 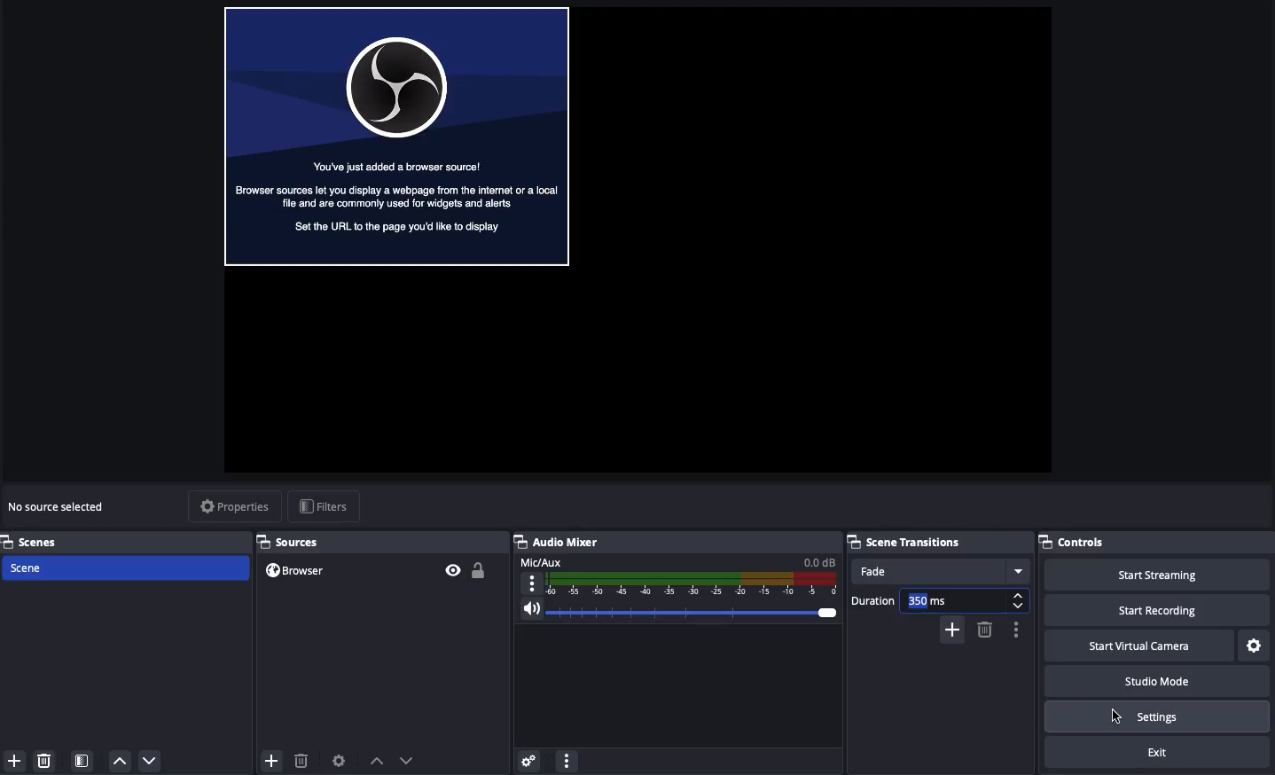 I want to click on Start recording, so click(x=1154, y=610).